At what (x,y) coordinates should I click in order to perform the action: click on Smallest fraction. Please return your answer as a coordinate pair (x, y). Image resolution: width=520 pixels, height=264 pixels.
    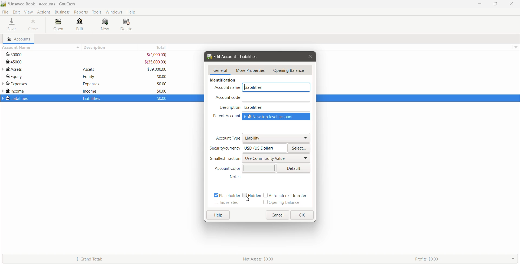
    Looking at the image, I should click on (225, 158).